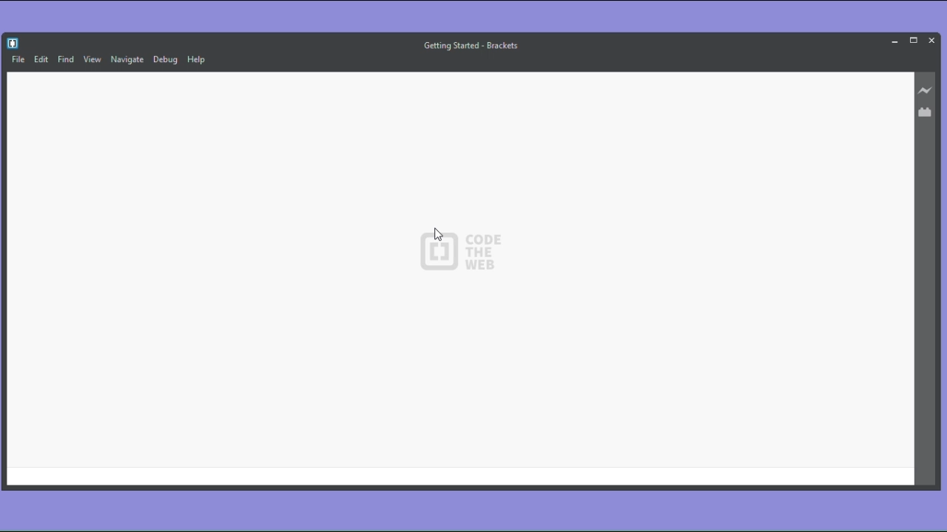 The height and width of the screenshot is (532, 947). Describe the element at coordinates (14, 42) in the screenshot. I see `Brackets icon` at that location.